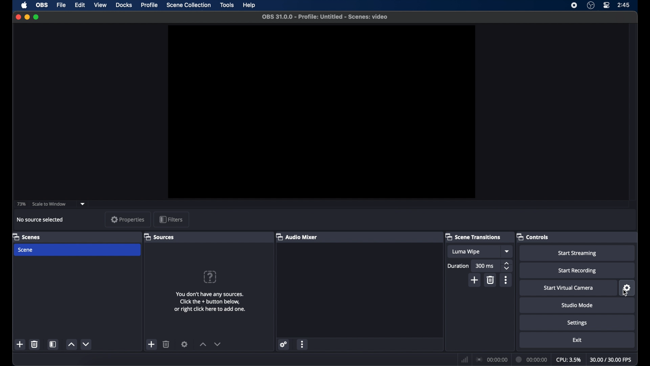 Image resolution: width=650 pixels, height=366 pixels. What do you see at coordinates (607, 5) in the screenshot?
I see `control center` at bounding box center [607, 5].